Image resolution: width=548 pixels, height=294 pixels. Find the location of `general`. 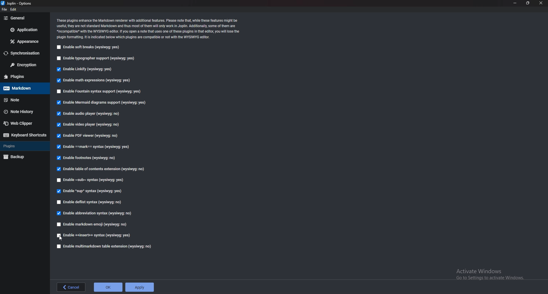

general is located at coordinates (24, 19).